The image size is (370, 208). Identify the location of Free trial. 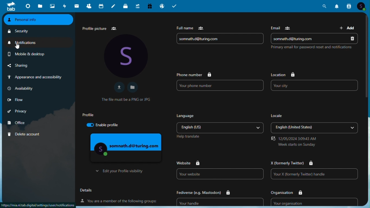
(149, 6).